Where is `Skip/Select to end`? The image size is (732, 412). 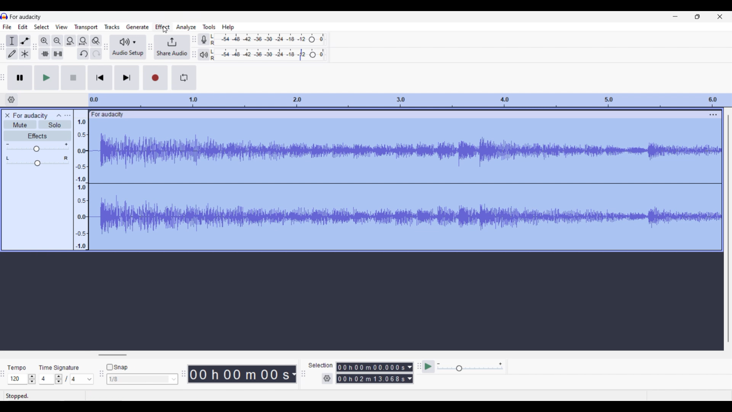
Skip/Select to end is located at coordinates (127, 78).